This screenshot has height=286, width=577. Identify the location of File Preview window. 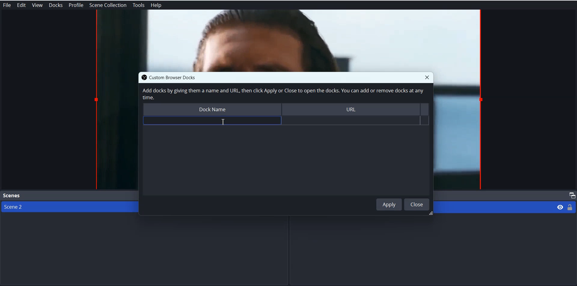
(115, 130).